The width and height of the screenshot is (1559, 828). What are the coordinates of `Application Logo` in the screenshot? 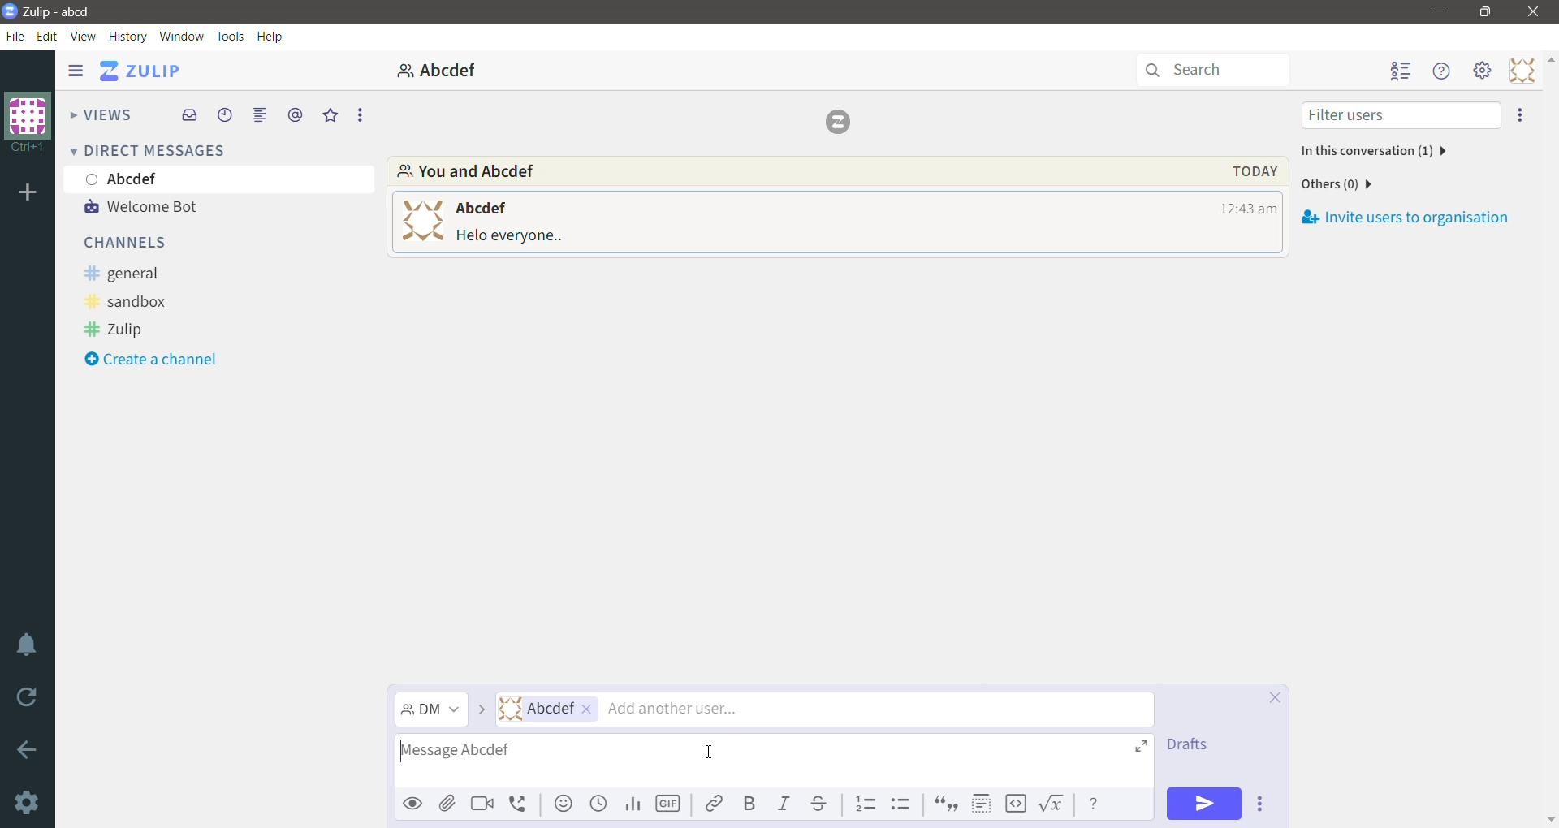 It's located at (10, 13).